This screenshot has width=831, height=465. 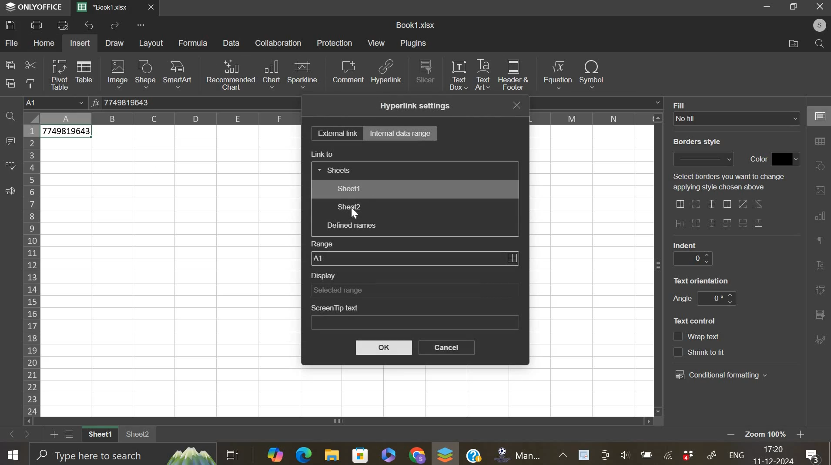 I want to click on collaboration, so click(x=279, y=43).